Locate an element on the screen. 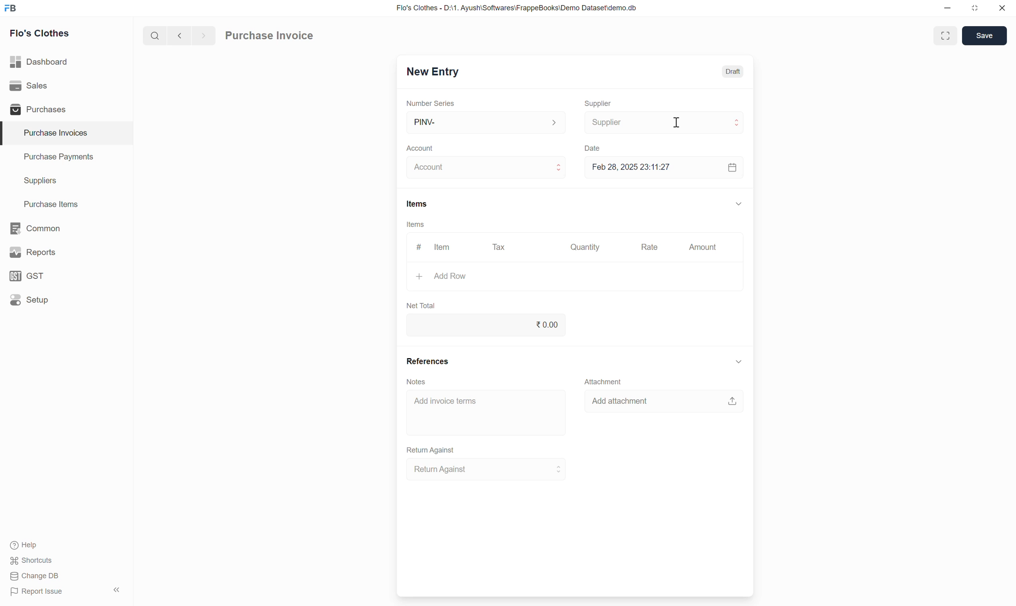  Account is located at coordinates (420, 149).